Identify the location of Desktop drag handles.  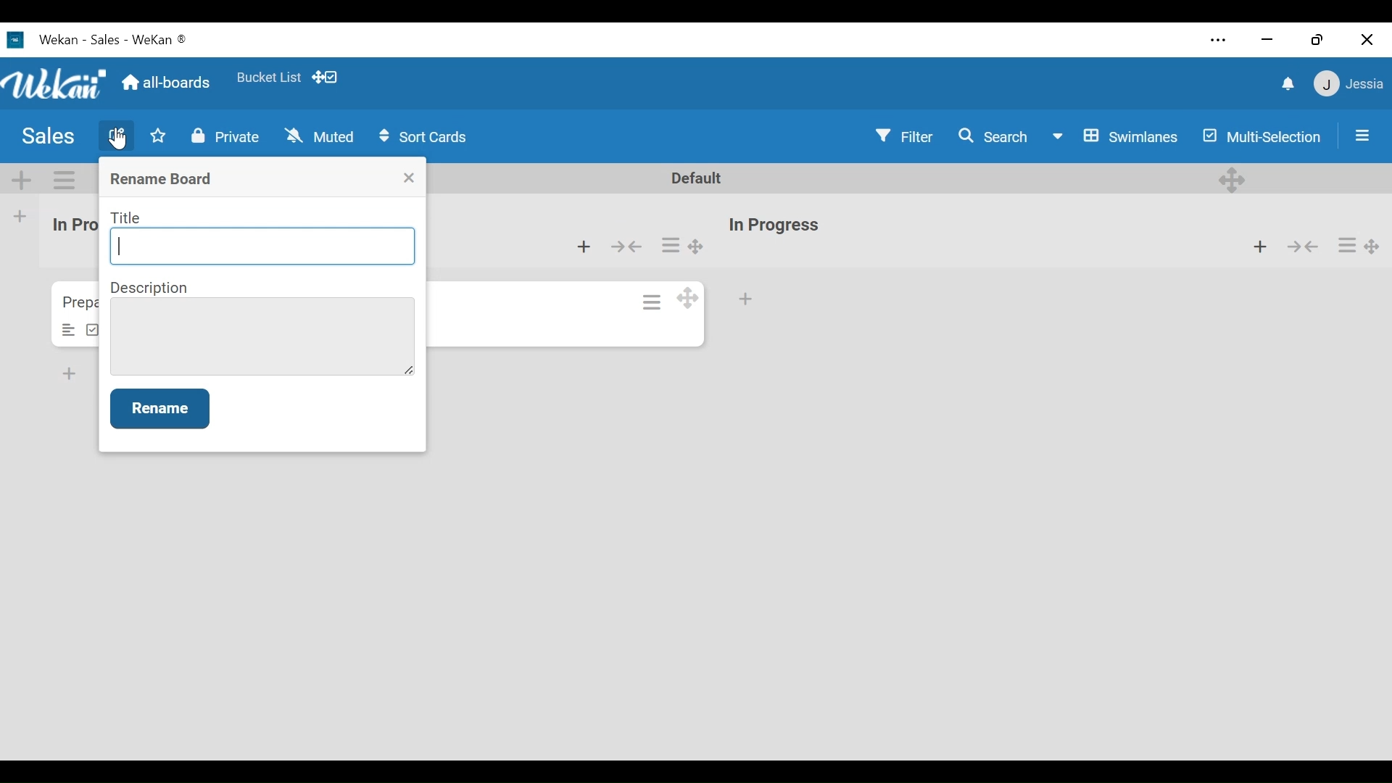
(695, 246).